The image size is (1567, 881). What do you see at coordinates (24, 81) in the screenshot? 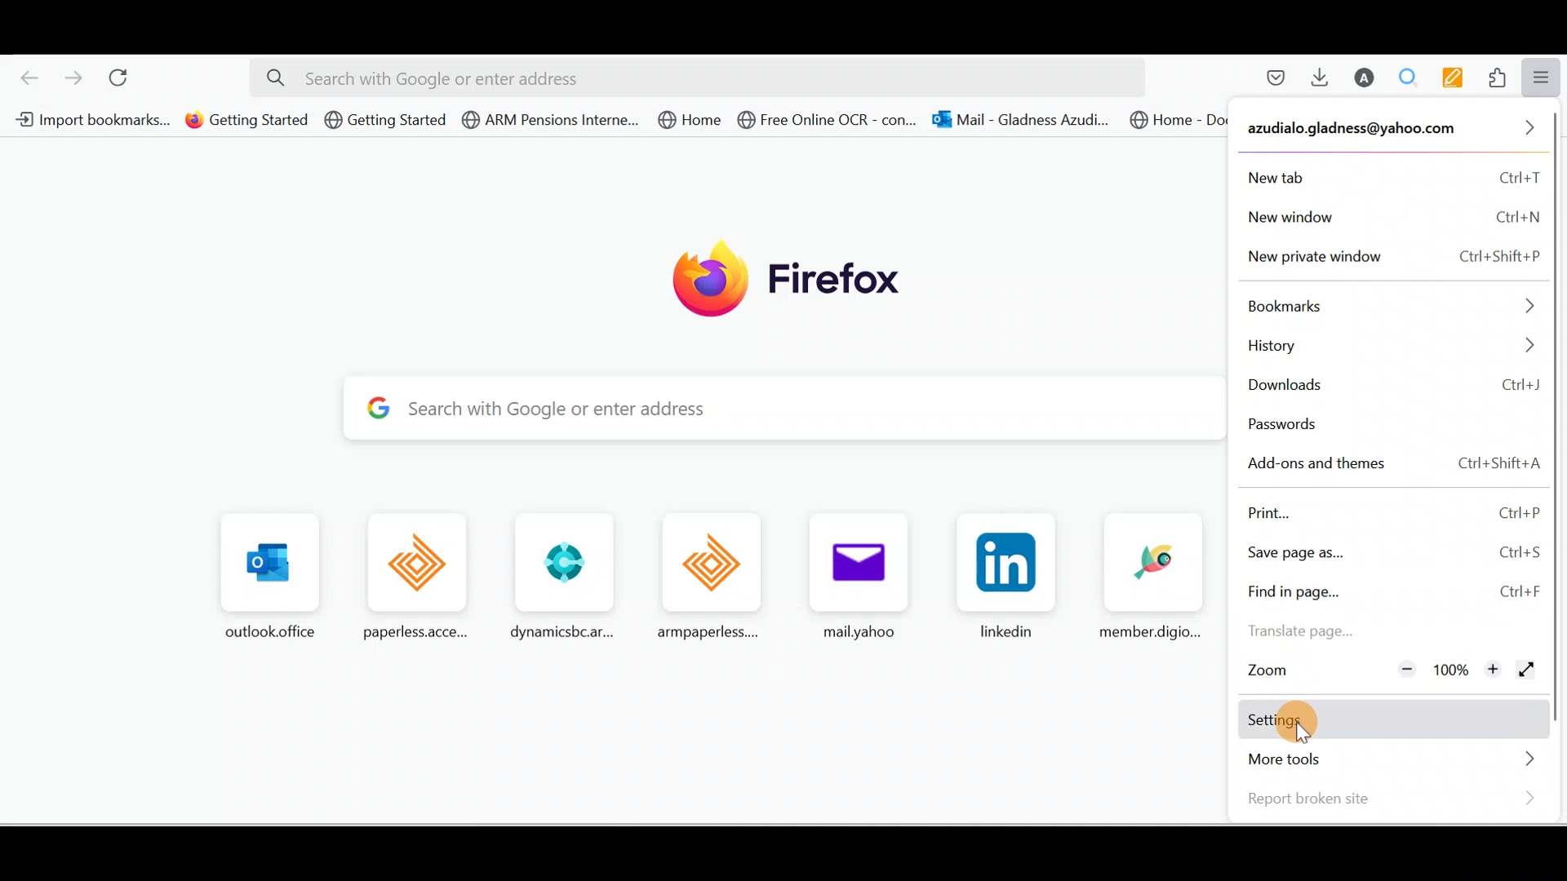
I see `Go back one page` at bounding box center [24, 81].